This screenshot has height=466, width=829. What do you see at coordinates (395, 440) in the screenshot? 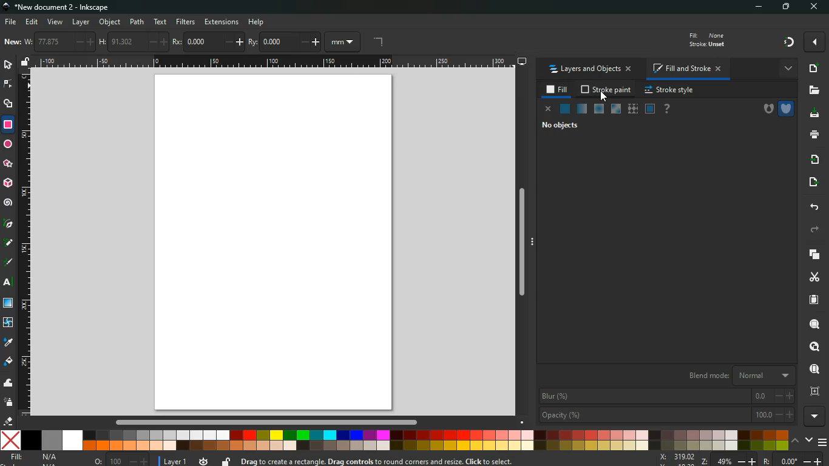
I see `color` at bounding box center [395, 440].